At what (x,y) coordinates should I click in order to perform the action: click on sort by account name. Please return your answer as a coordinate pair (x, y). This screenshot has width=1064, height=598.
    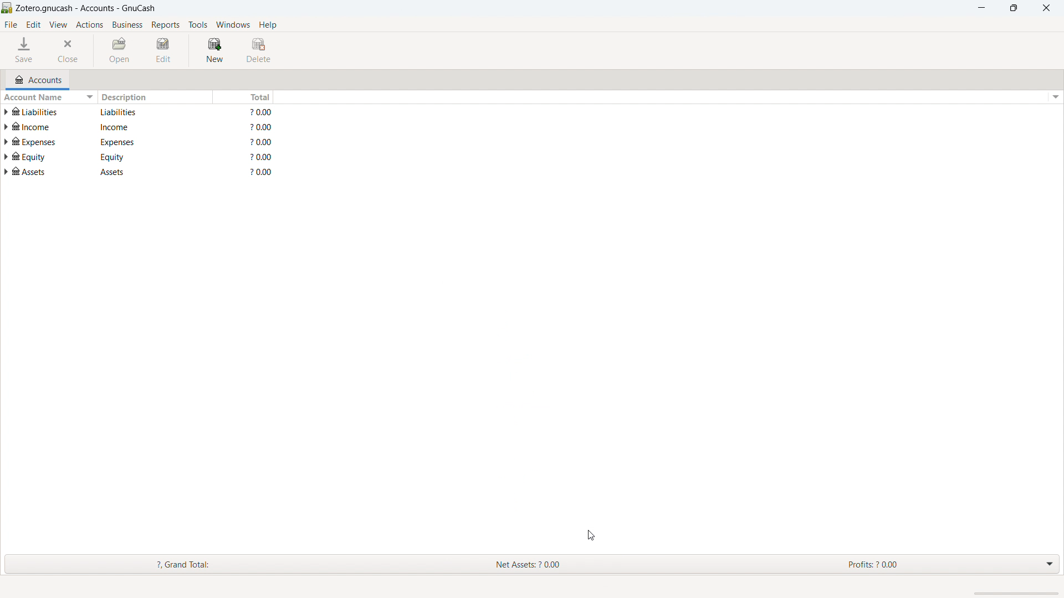
    Looking at the image, I should click on (47, 97).